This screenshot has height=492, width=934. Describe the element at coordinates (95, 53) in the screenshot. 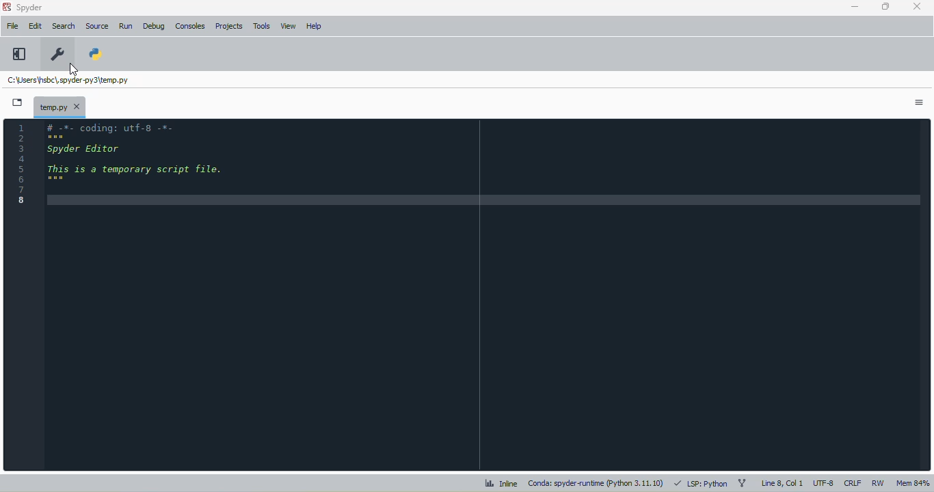

I see `PYTHONPATH manager` at that location.